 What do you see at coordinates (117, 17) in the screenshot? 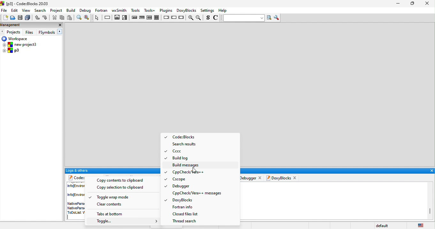
I see `decision` at bounding box center [117, 17].